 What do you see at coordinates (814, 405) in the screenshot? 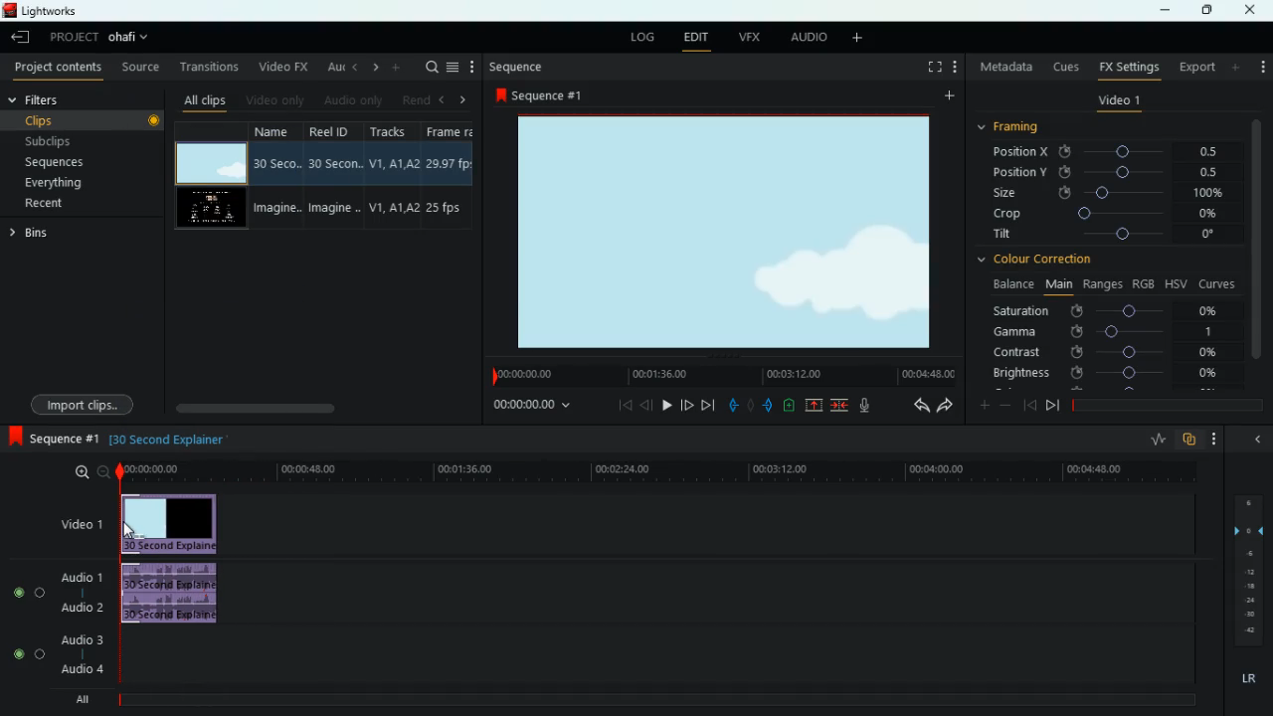
I see `up` at bounding box center [814, 405].